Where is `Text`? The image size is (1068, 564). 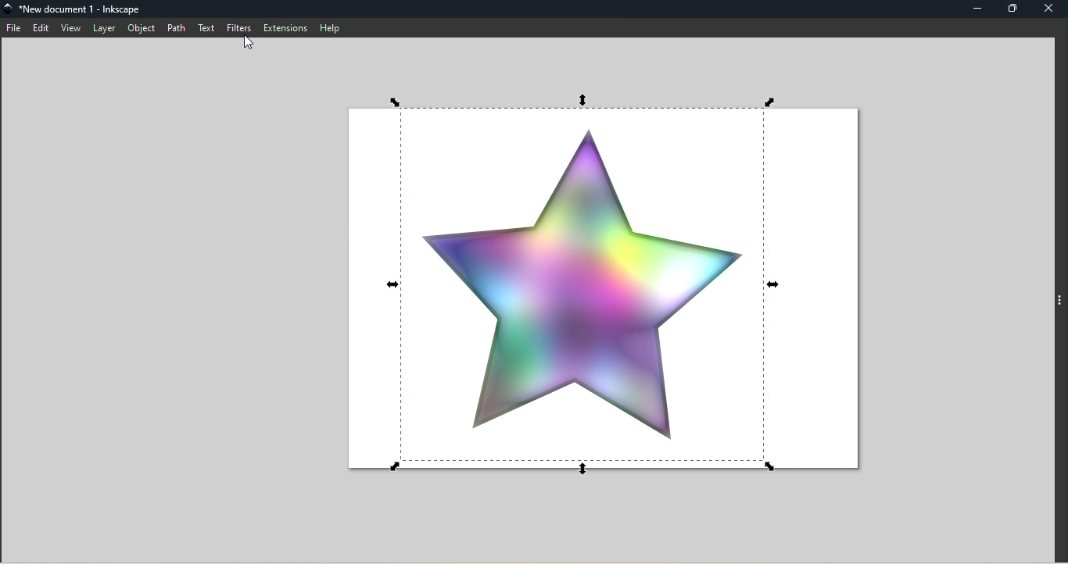 Text is located at coordinates (204, 28).